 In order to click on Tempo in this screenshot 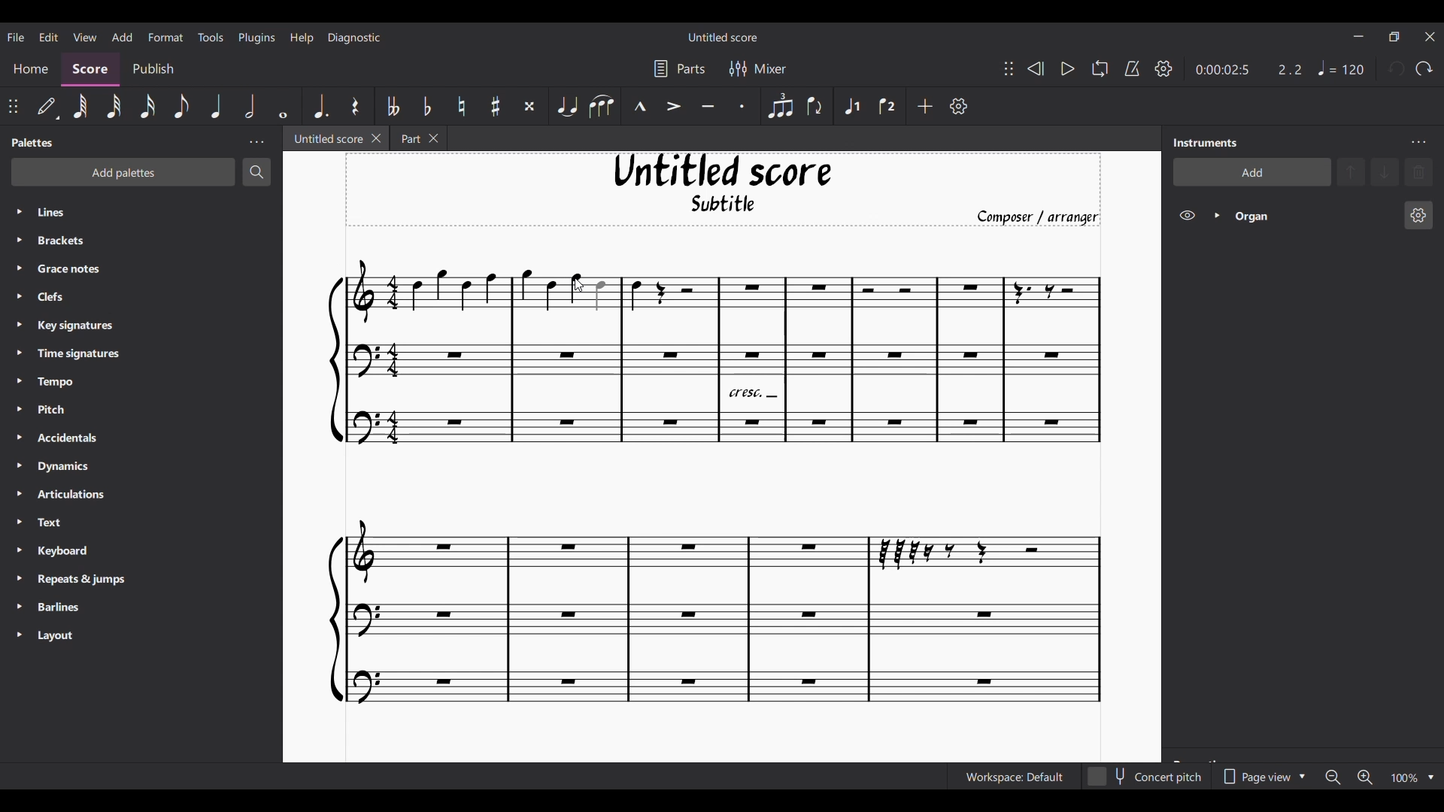, I will do `click(1341, 68)`.